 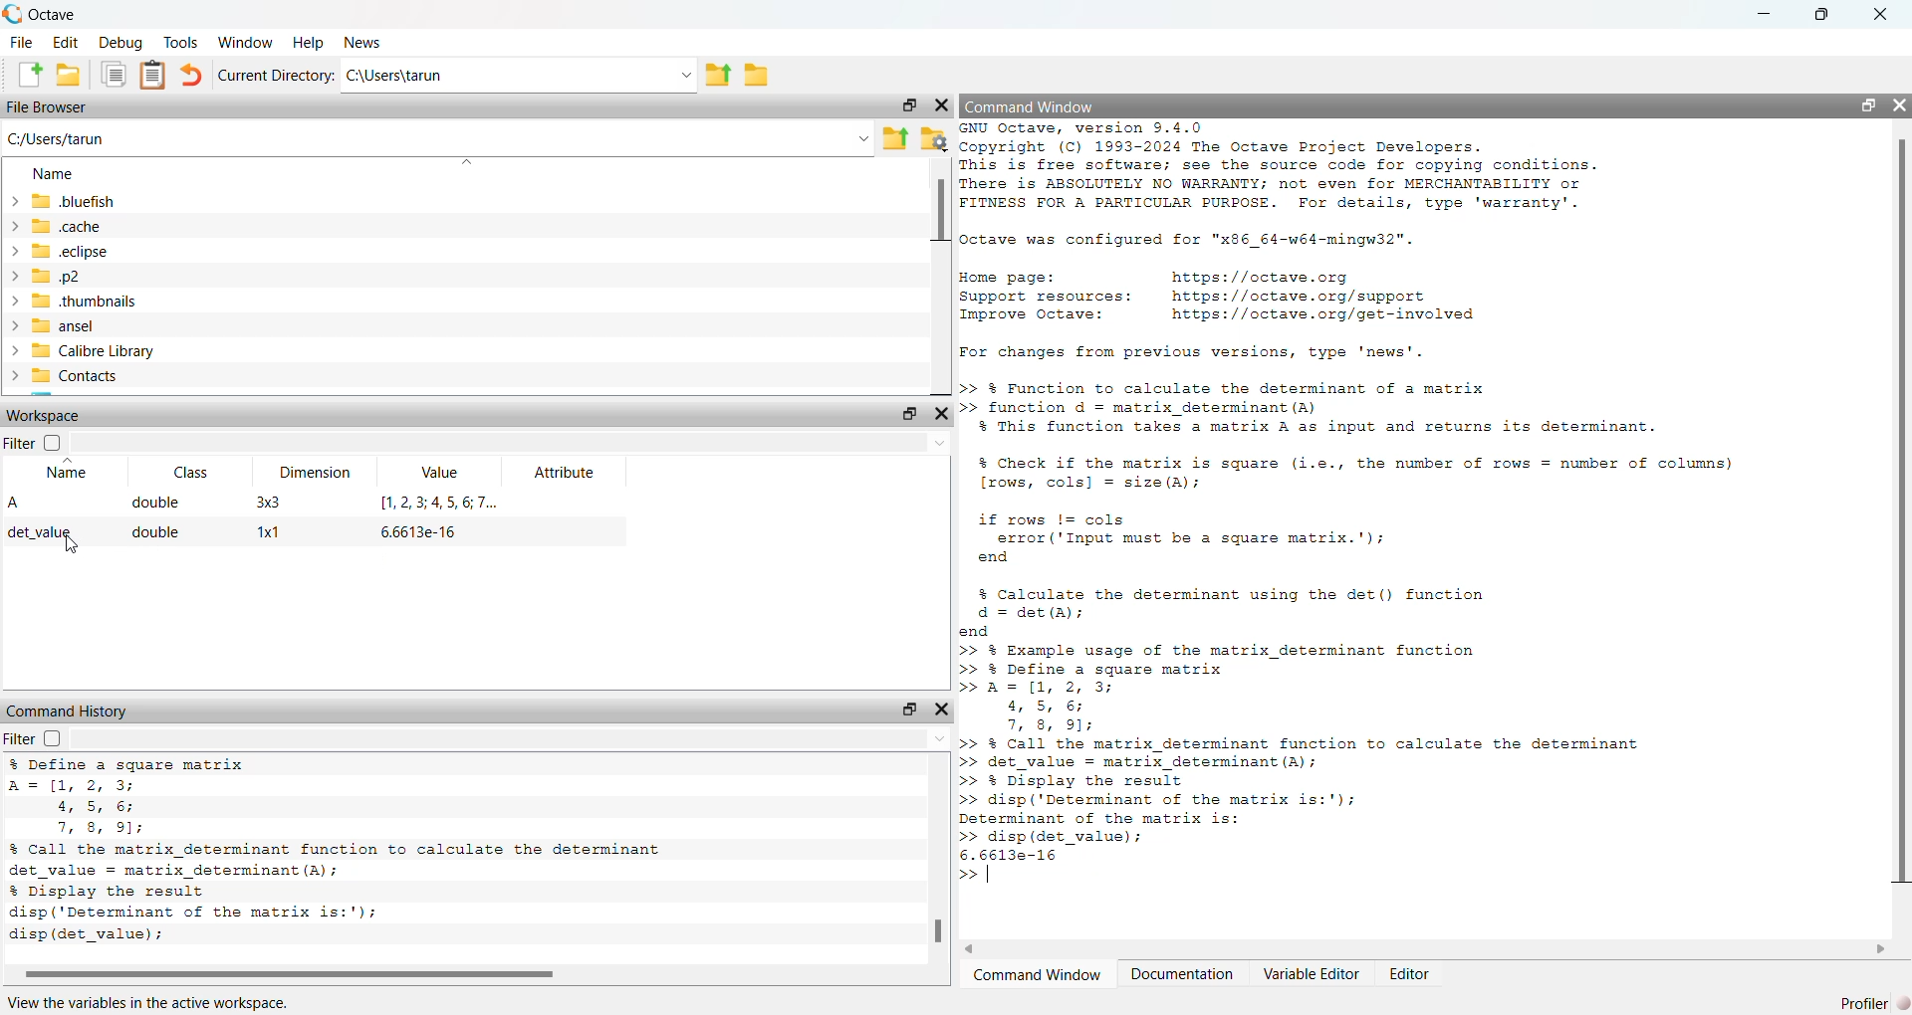 I want to click on file, so click(x=21, y=43).